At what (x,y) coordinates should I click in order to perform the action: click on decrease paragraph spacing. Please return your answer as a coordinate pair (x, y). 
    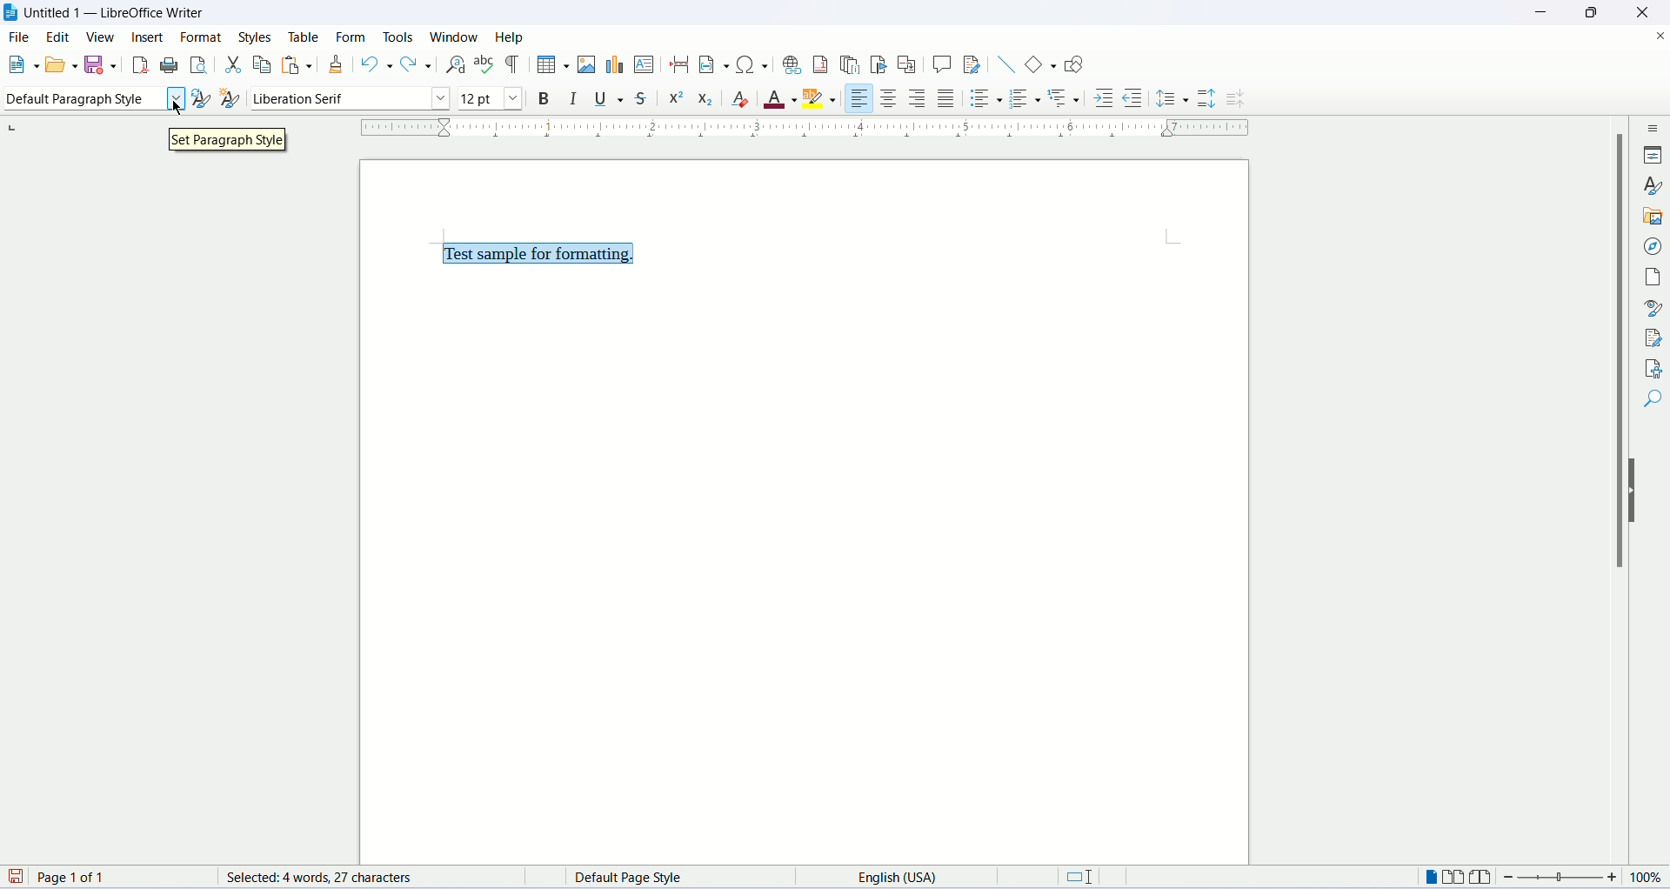
    Looking at the image, I should click on (1236, 100).